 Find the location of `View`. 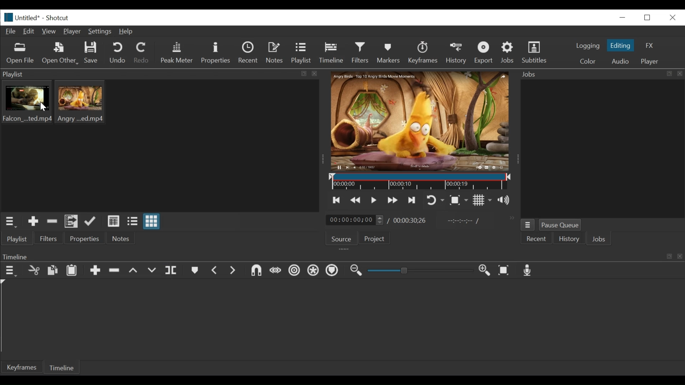

View is located at coordinates (50, 31).